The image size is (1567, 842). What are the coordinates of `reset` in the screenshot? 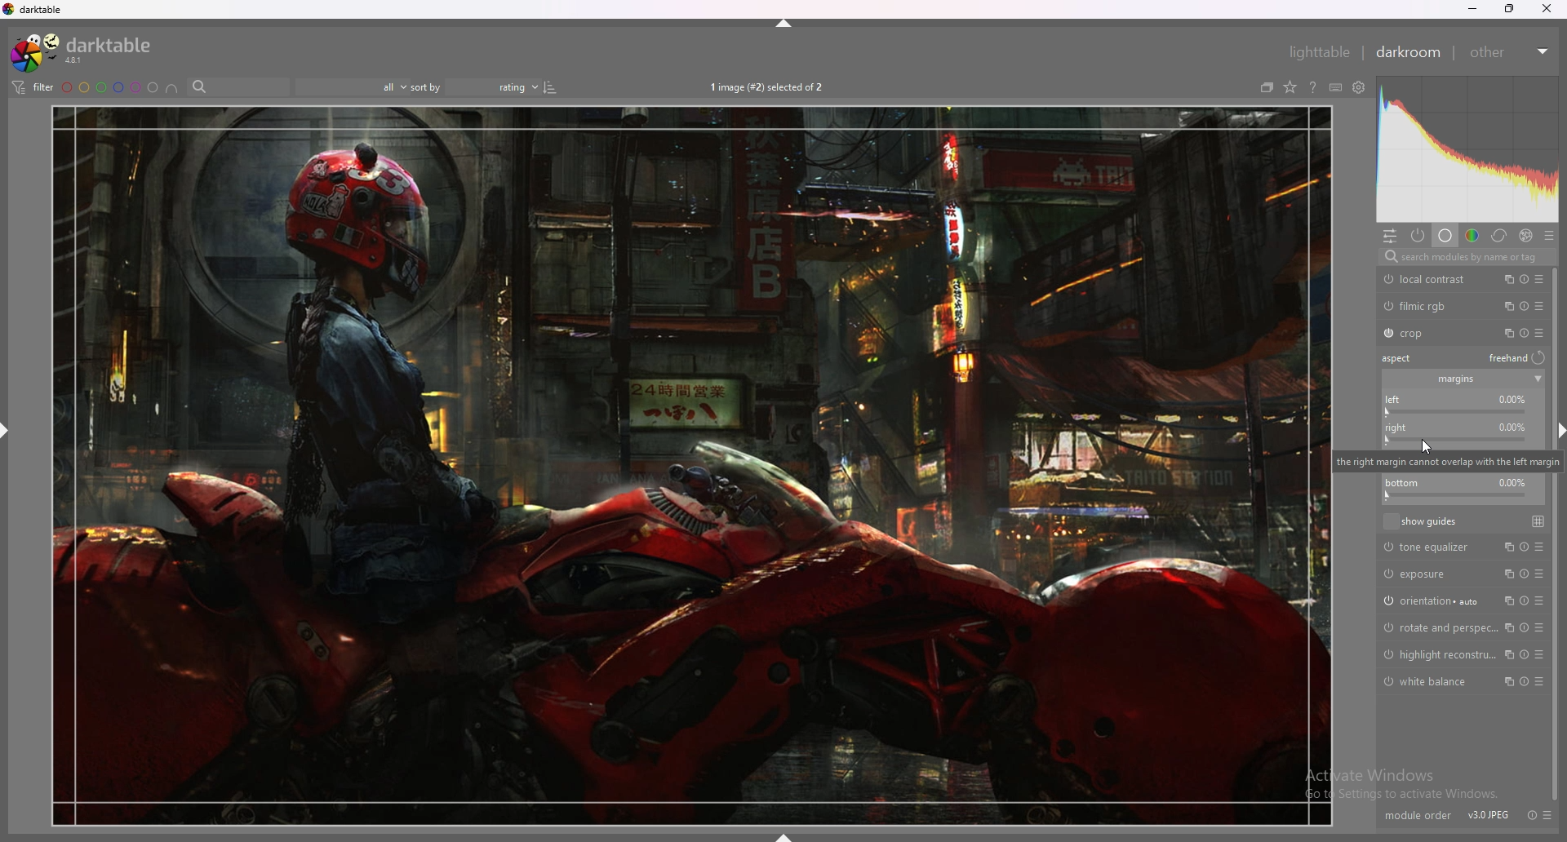 It's located at (1534, 809).